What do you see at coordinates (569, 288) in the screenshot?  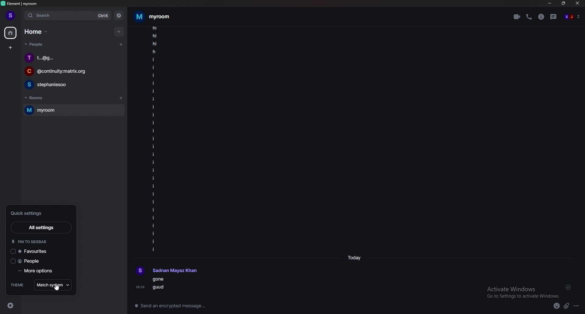 I see `delivered` at bounding box center [569, 288].